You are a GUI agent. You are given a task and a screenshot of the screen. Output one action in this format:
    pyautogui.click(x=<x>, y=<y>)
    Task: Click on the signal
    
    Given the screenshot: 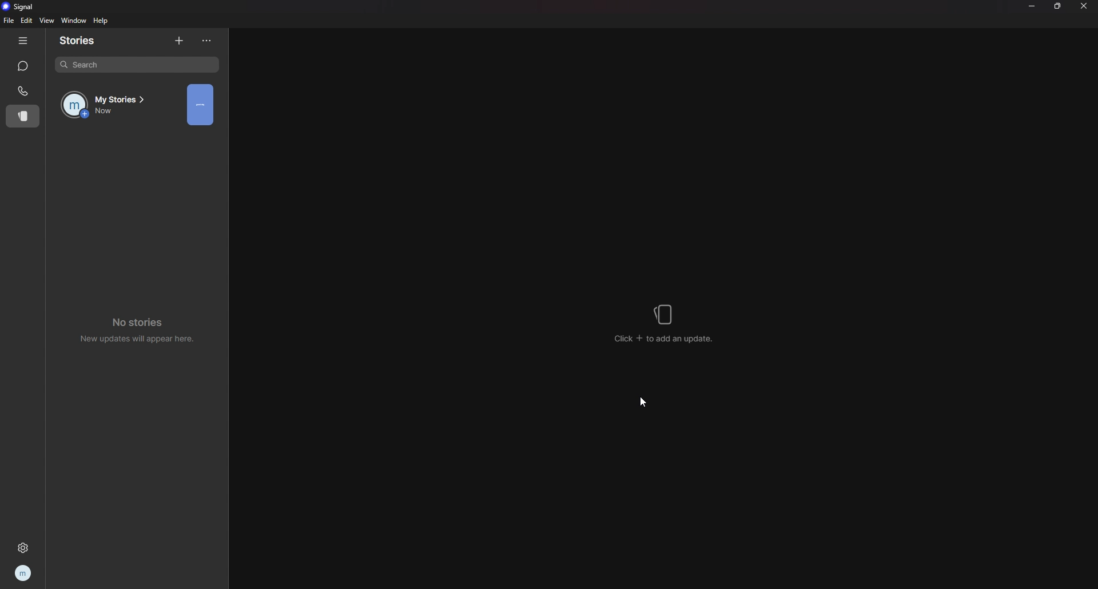 What is the action you would take?
    pyautogui.click(x=21, y=6)
    